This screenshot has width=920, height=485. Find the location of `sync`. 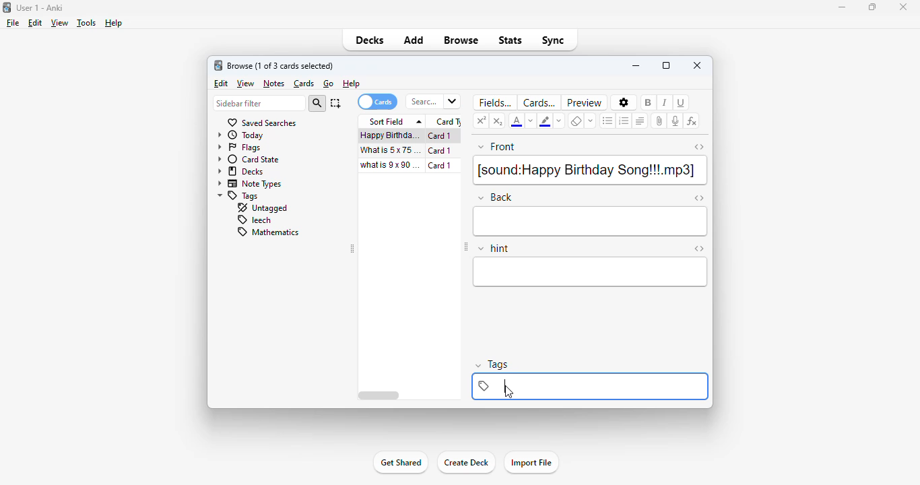

sync is located at coordinates (553, 40).